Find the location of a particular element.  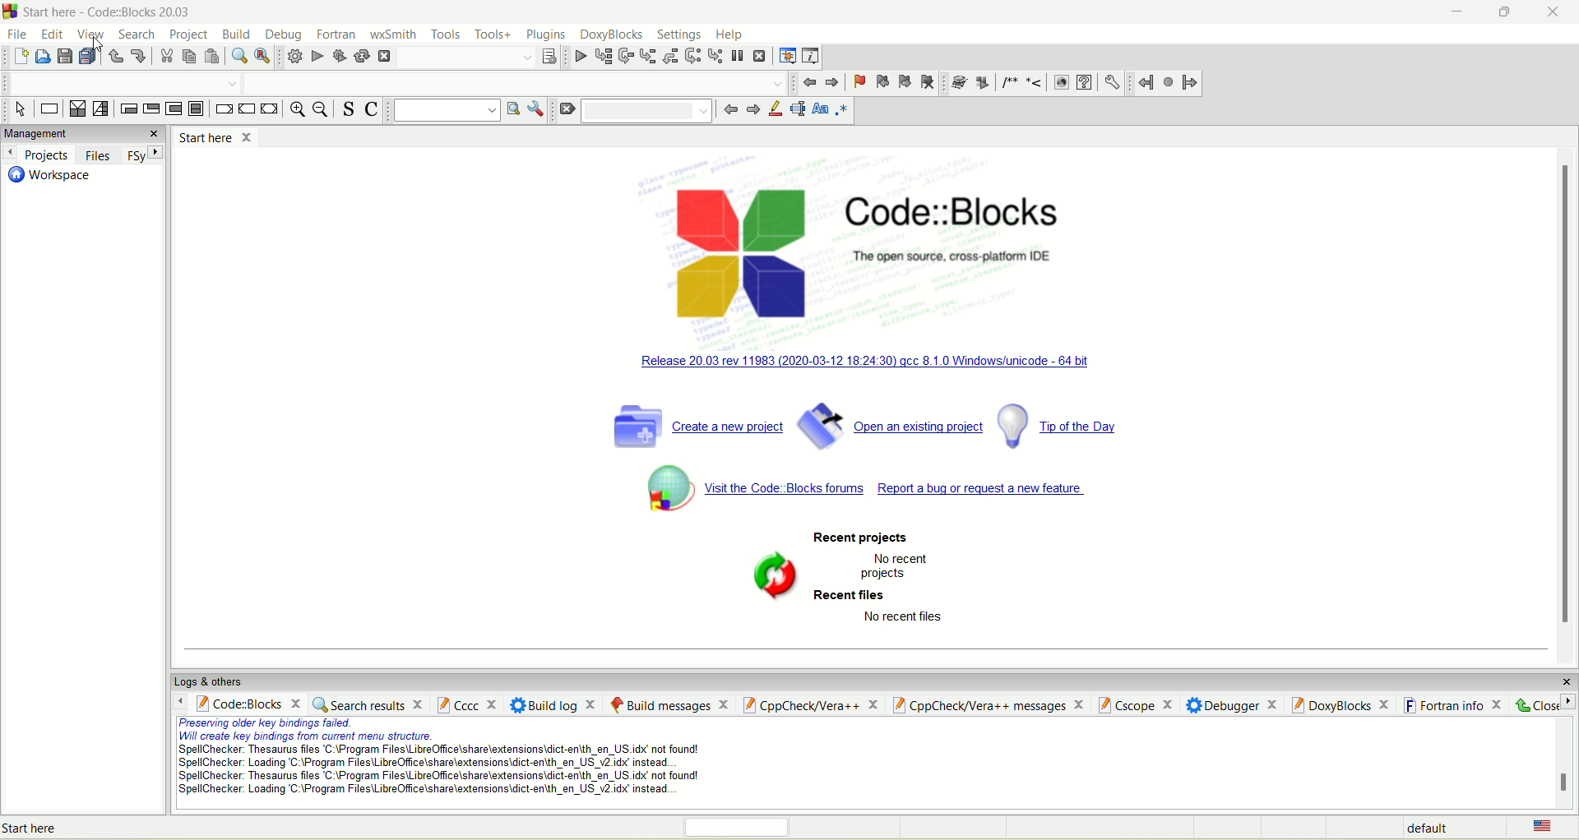

break instruction is located at coordinates (223, 109).